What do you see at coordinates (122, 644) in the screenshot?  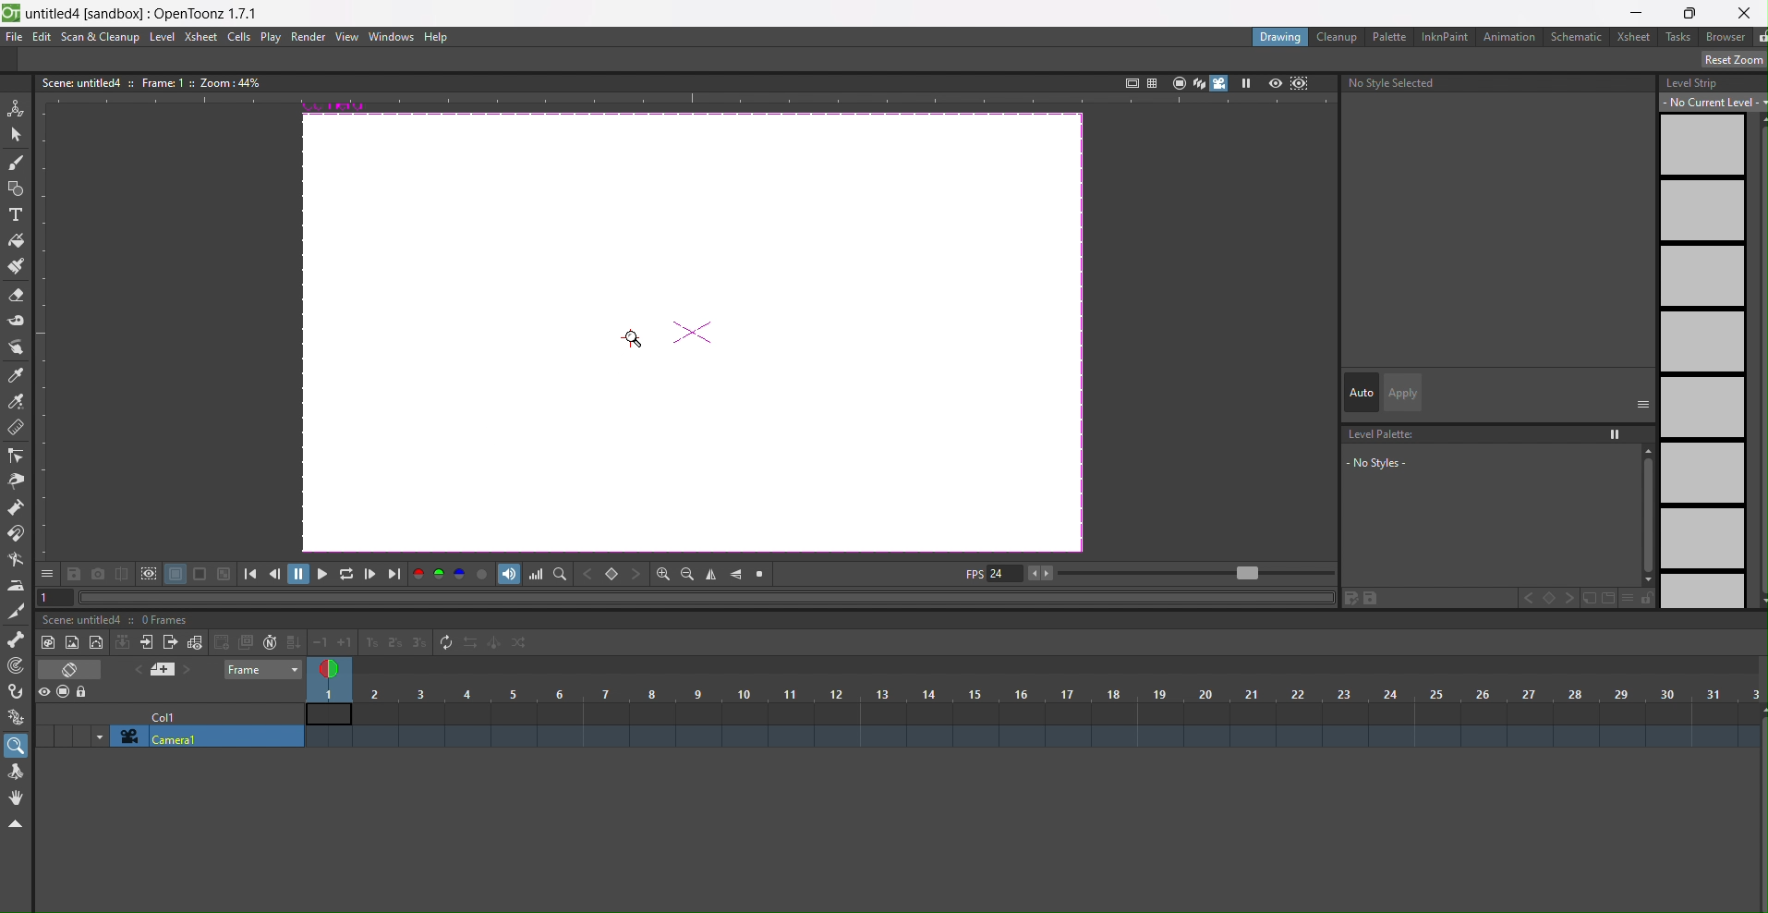 I see `icon` at bounding box center [122, 644].